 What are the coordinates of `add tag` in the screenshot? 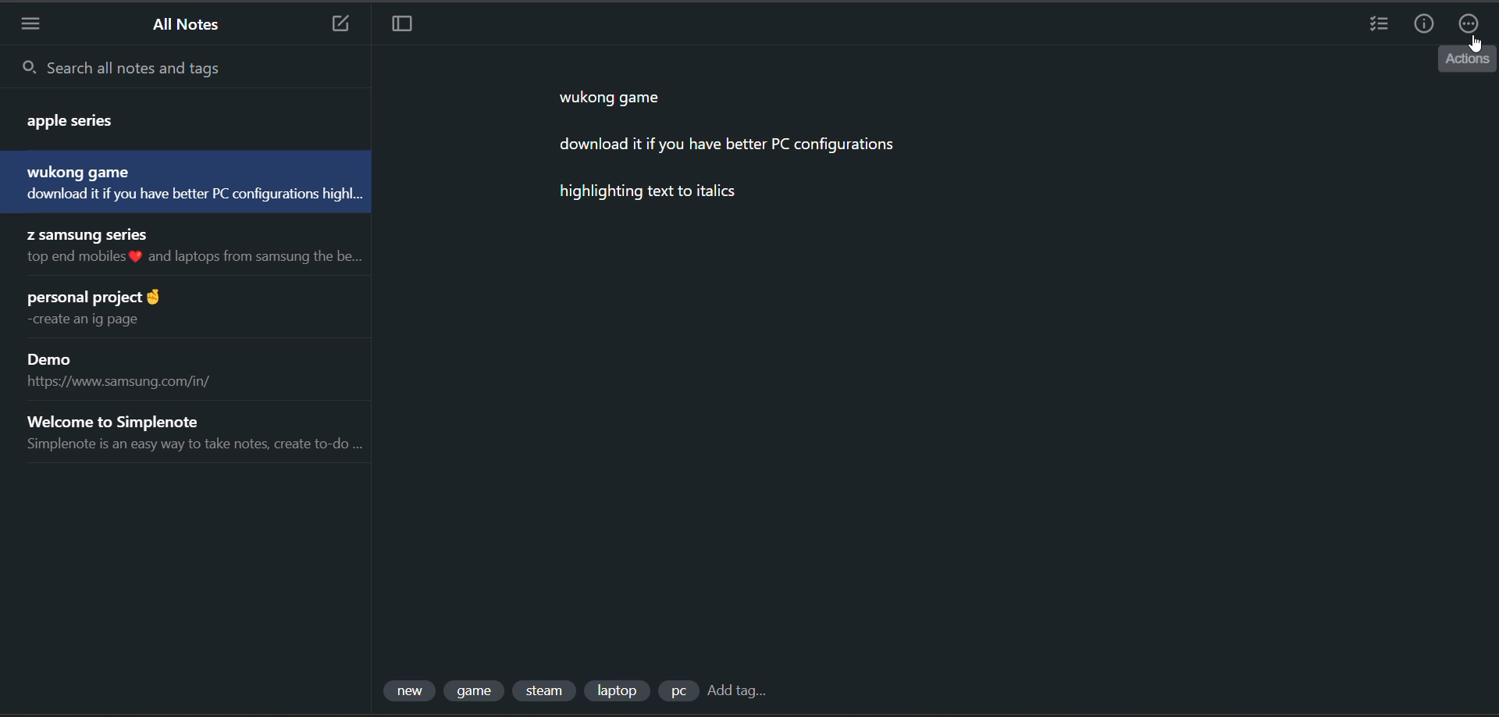 It's located at (736, 694).